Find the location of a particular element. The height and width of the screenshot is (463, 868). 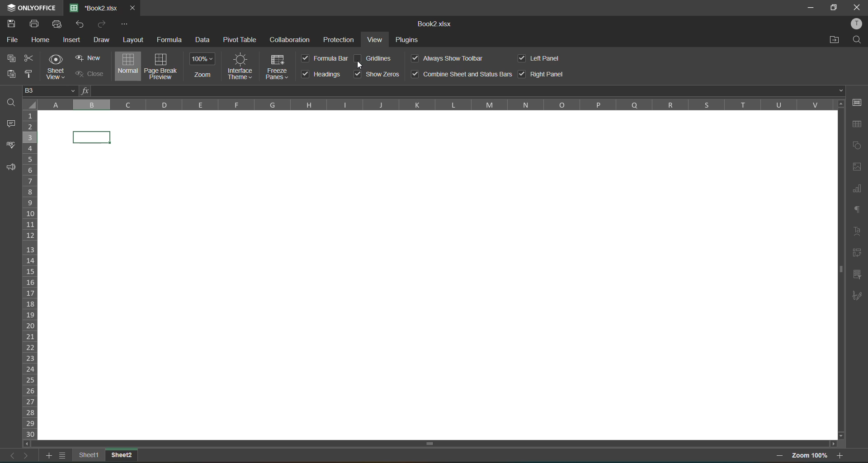

close is located at coordinates (858, 7).